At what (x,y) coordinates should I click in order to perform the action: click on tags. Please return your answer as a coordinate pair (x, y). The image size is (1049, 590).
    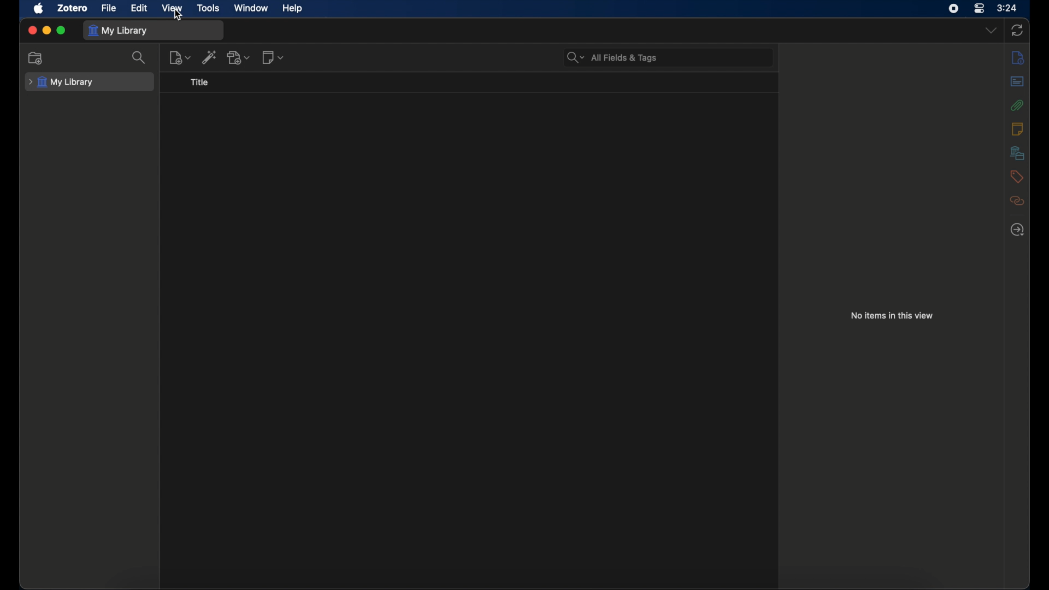
    Looking at the image, I should click on (1016, 176).